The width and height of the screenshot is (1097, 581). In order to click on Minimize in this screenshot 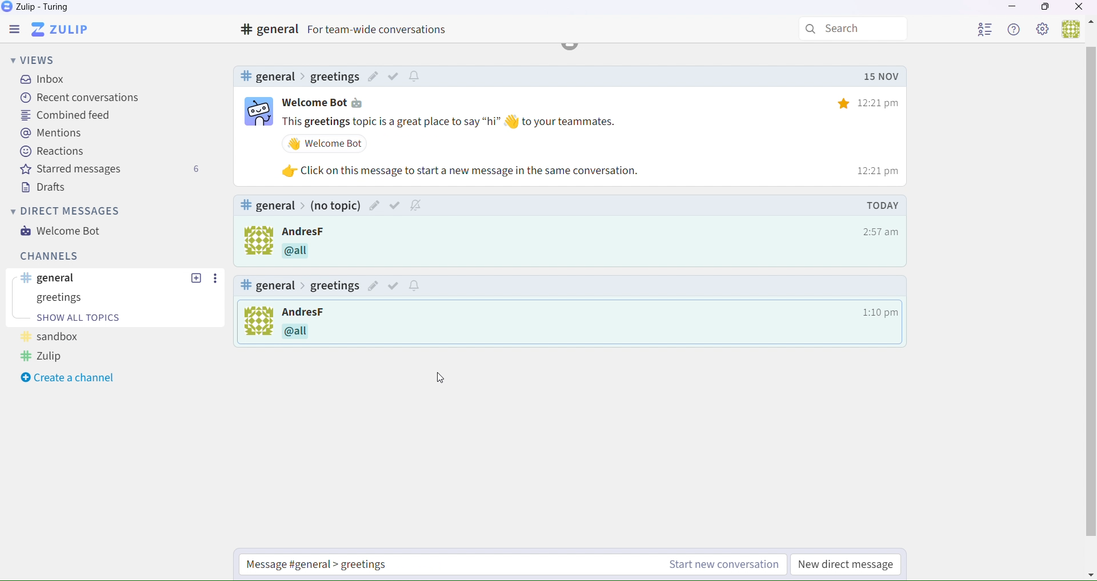, I will do `click(1012, 9)`.